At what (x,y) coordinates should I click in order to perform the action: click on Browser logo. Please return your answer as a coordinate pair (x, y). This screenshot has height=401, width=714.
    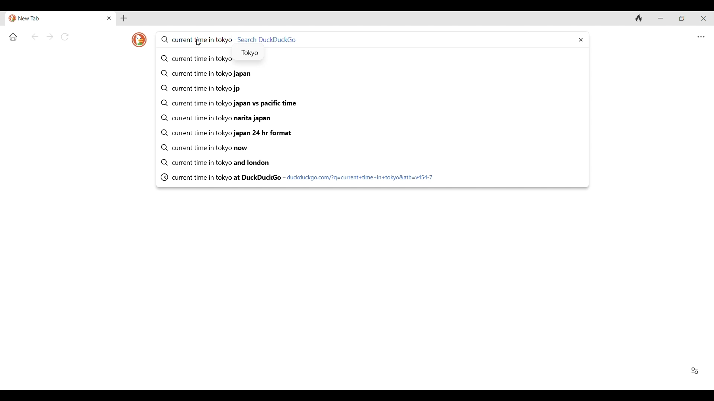
    Looking at the image, I should click on (139, 40).